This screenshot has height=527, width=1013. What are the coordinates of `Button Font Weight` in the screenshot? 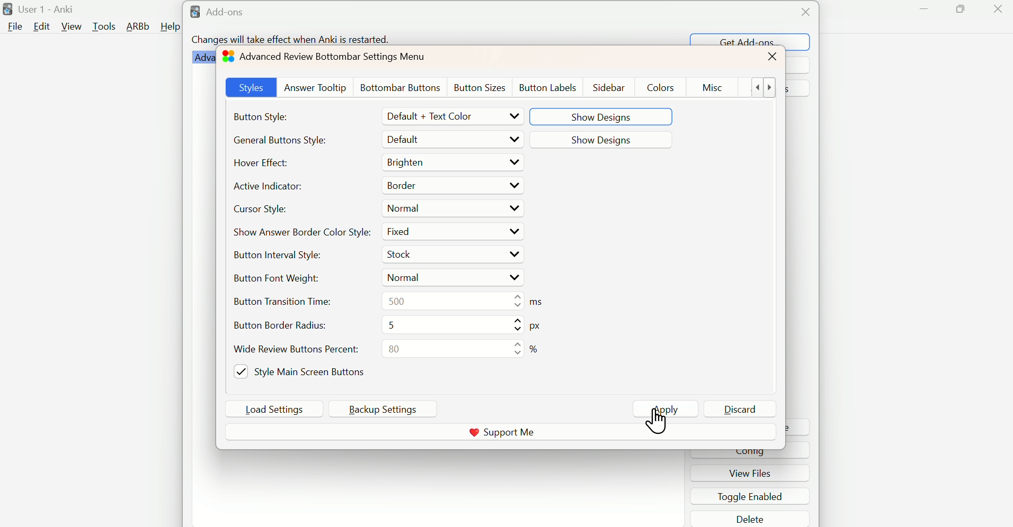 It's located at (280, 277).